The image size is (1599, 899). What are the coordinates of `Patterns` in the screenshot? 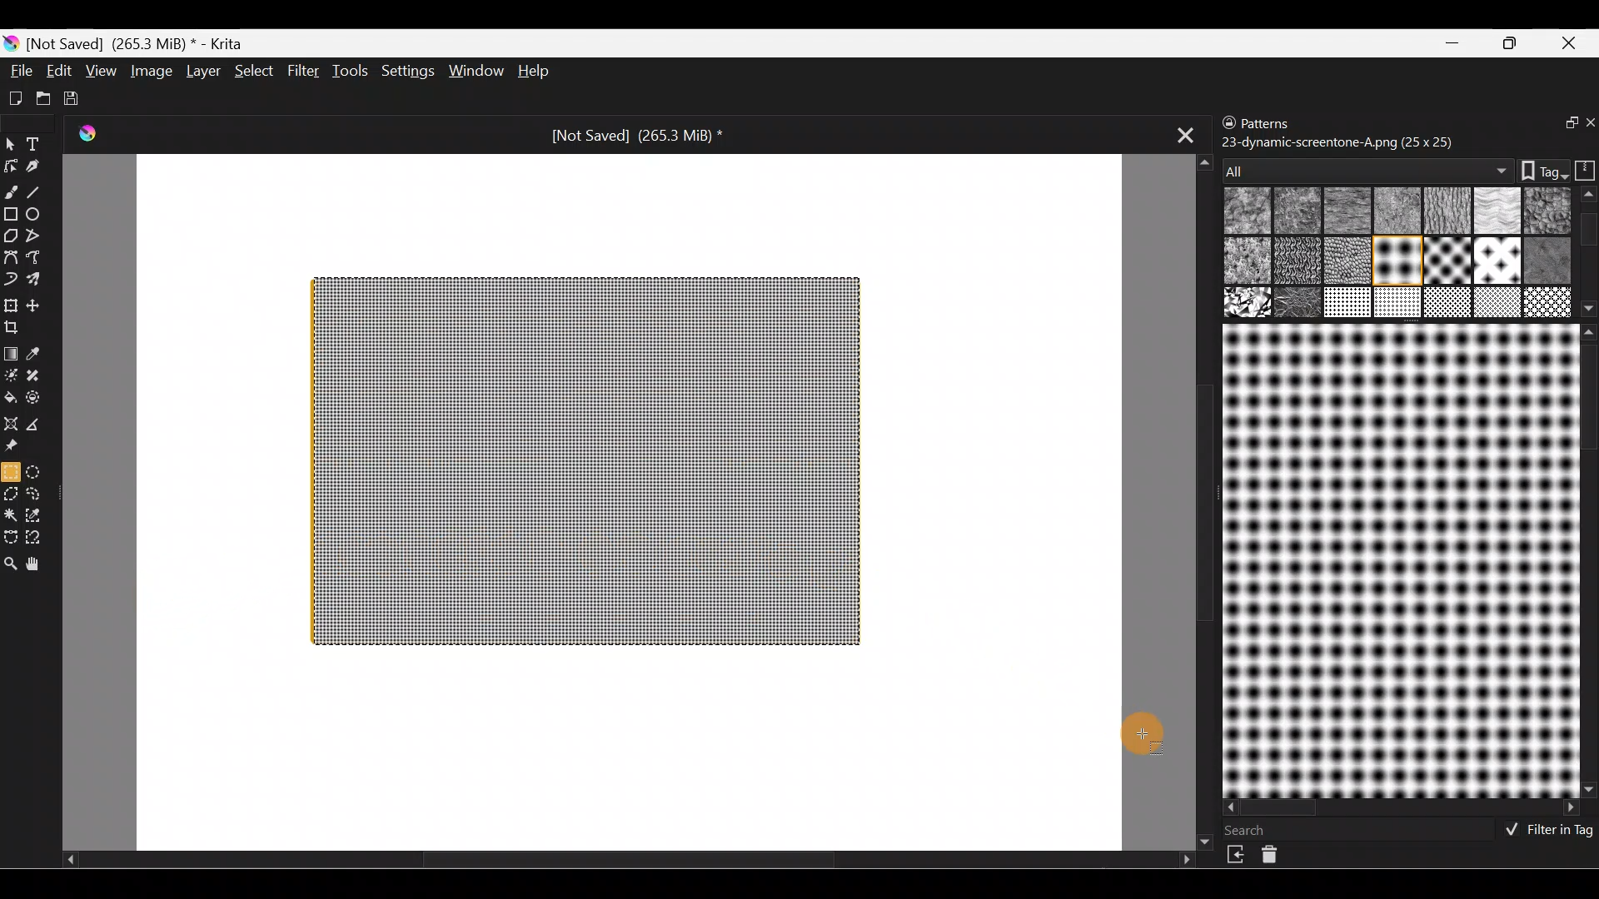 It's located at (1278, 120).